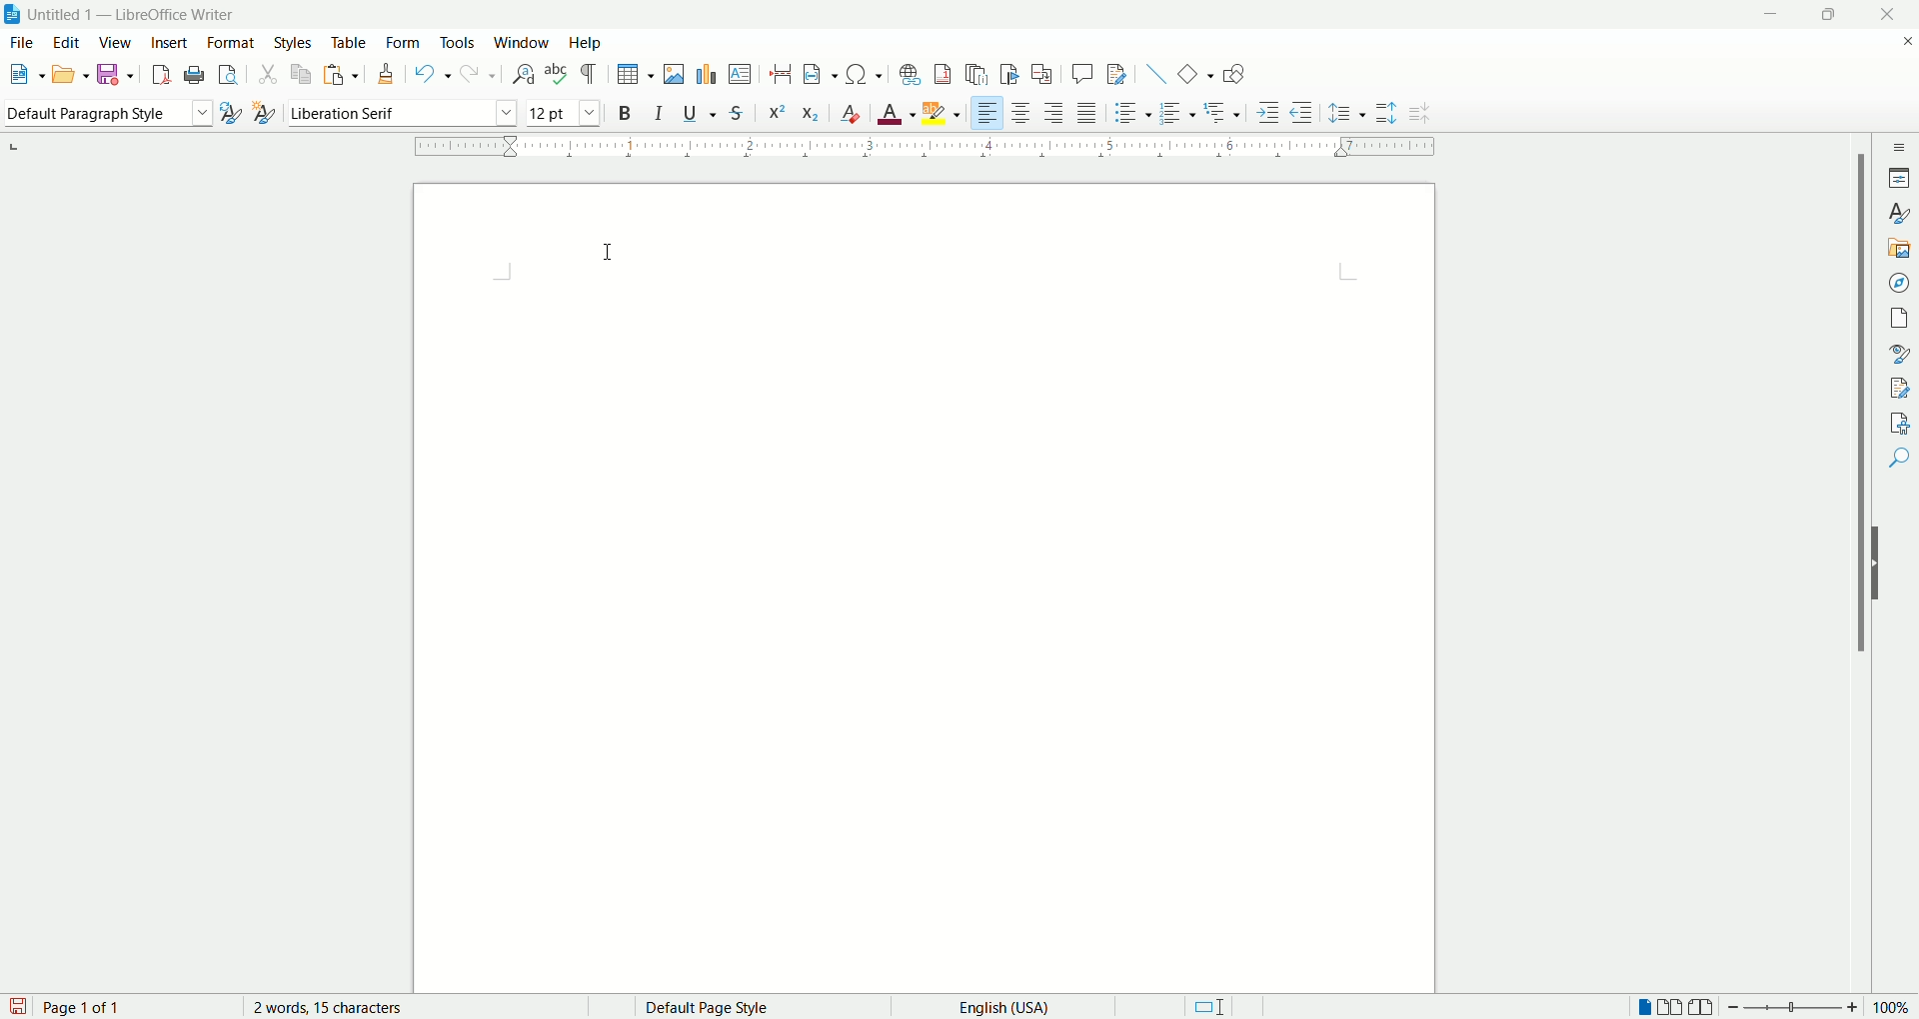 This screenshot has height=1019, width=1919. Describe the element at coordinates (1087, 114) in the screenshot. I see `justified` at that location.